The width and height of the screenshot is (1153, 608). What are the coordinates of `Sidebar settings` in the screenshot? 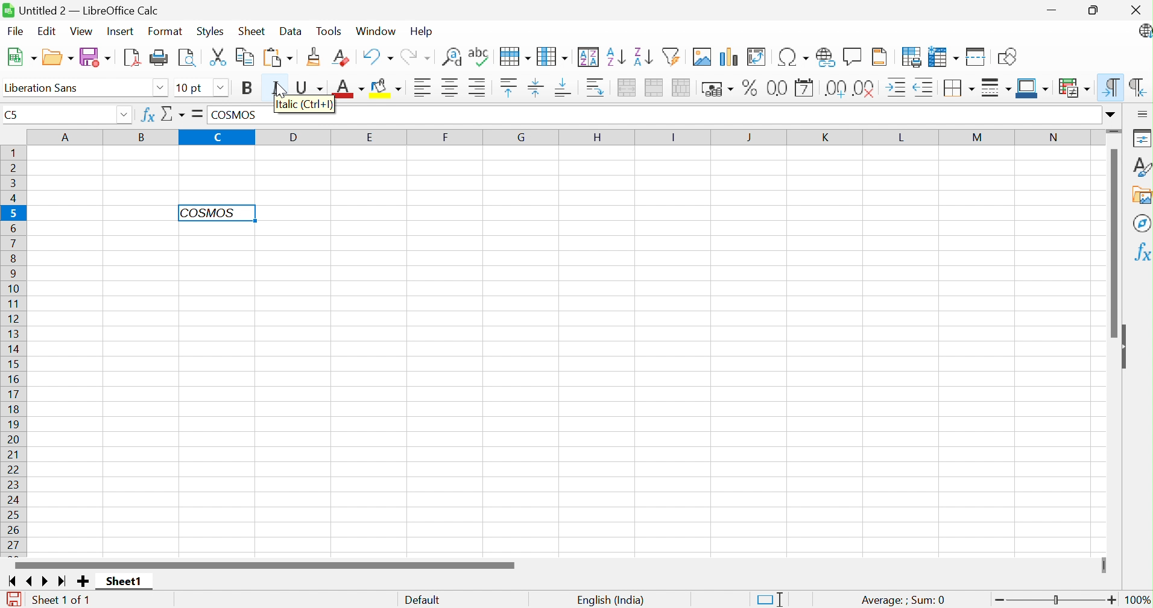 It's located at (1142, 113).